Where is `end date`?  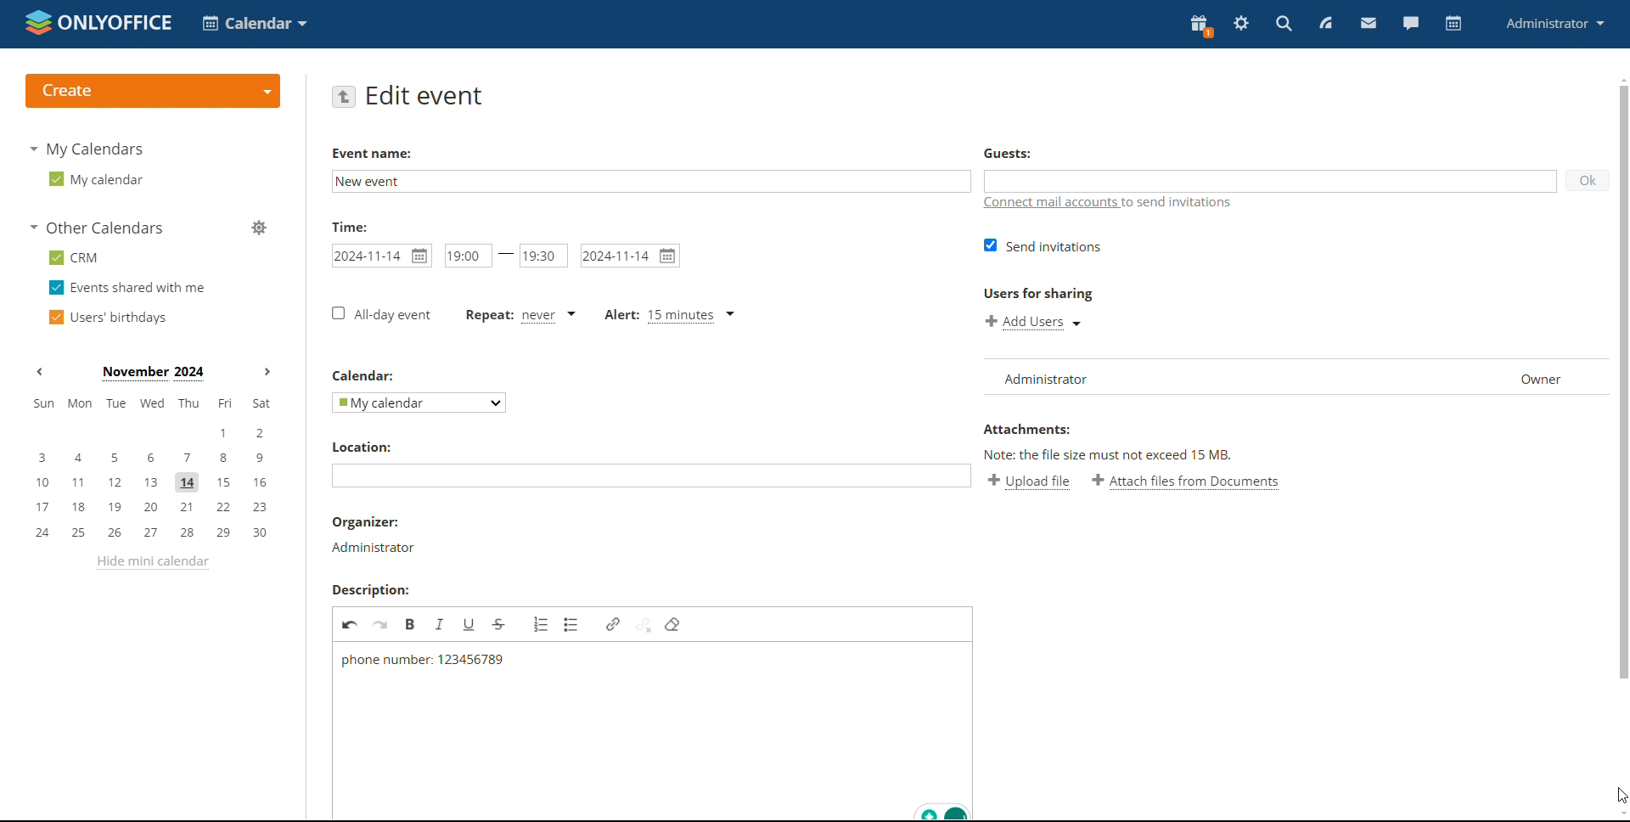
end date is located at coordinates (628, 256).